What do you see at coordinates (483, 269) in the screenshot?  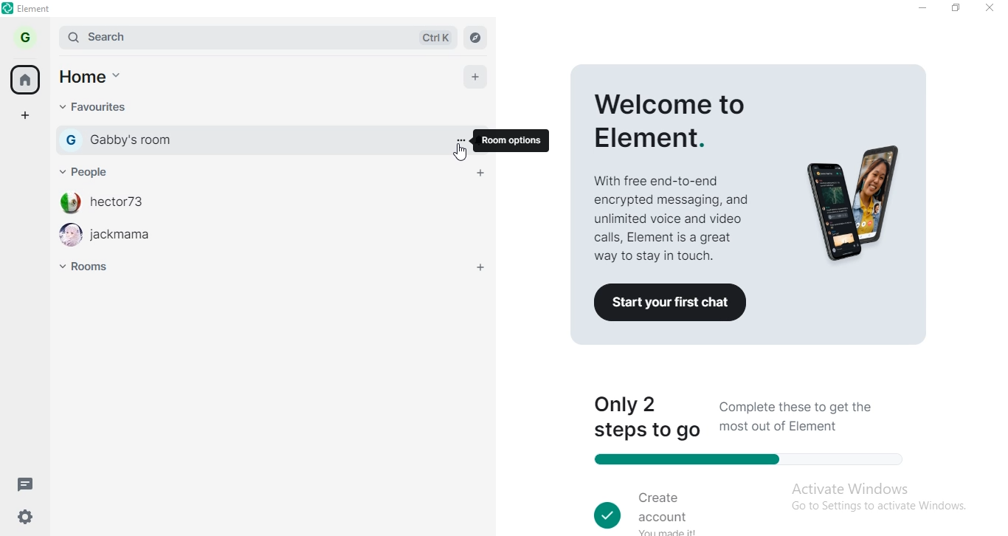 I see `add room` at bounding box center [483, 269].